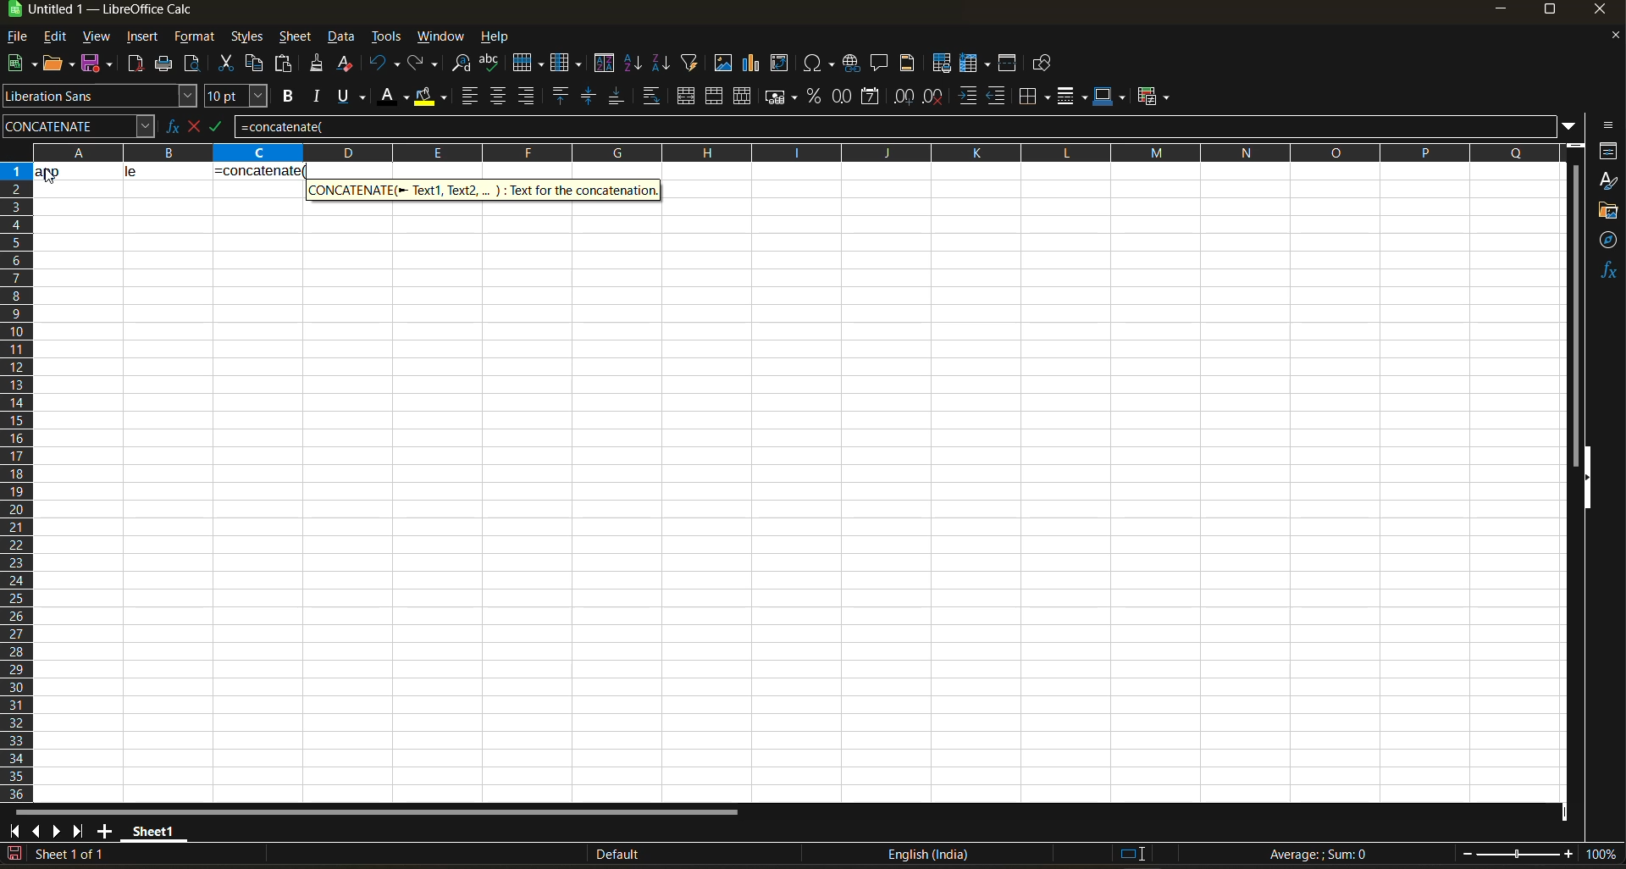 The height and width of the screenshot is (869, 1626). Describe the element at coordinates (1132, 853) in the screenshot. I see `standard selection` at that location.